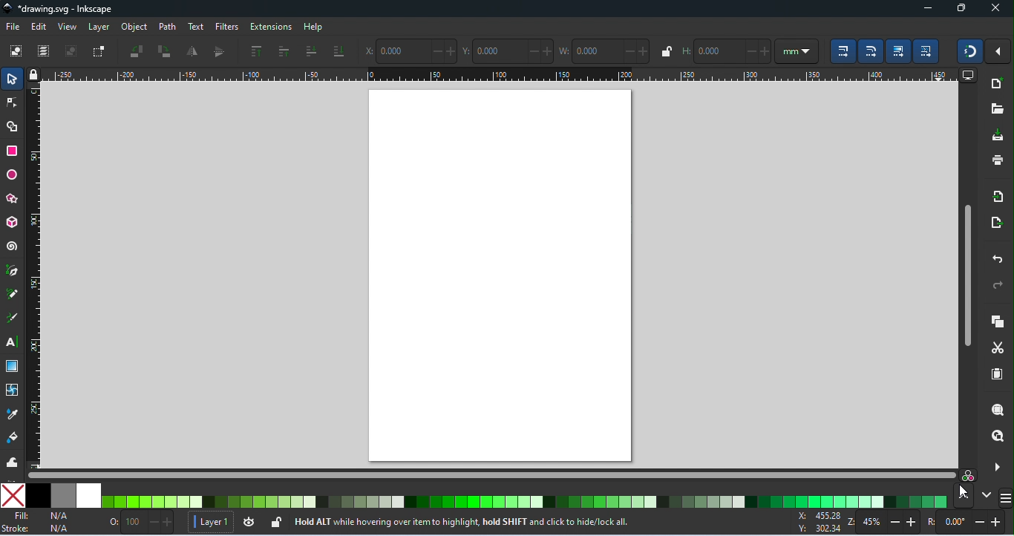 Image resolution: width=1014 pixels, height=536 pixels. Describe the element at coordinates (509, 50) in the screenshot. I see `vertical coordinates` at that location.